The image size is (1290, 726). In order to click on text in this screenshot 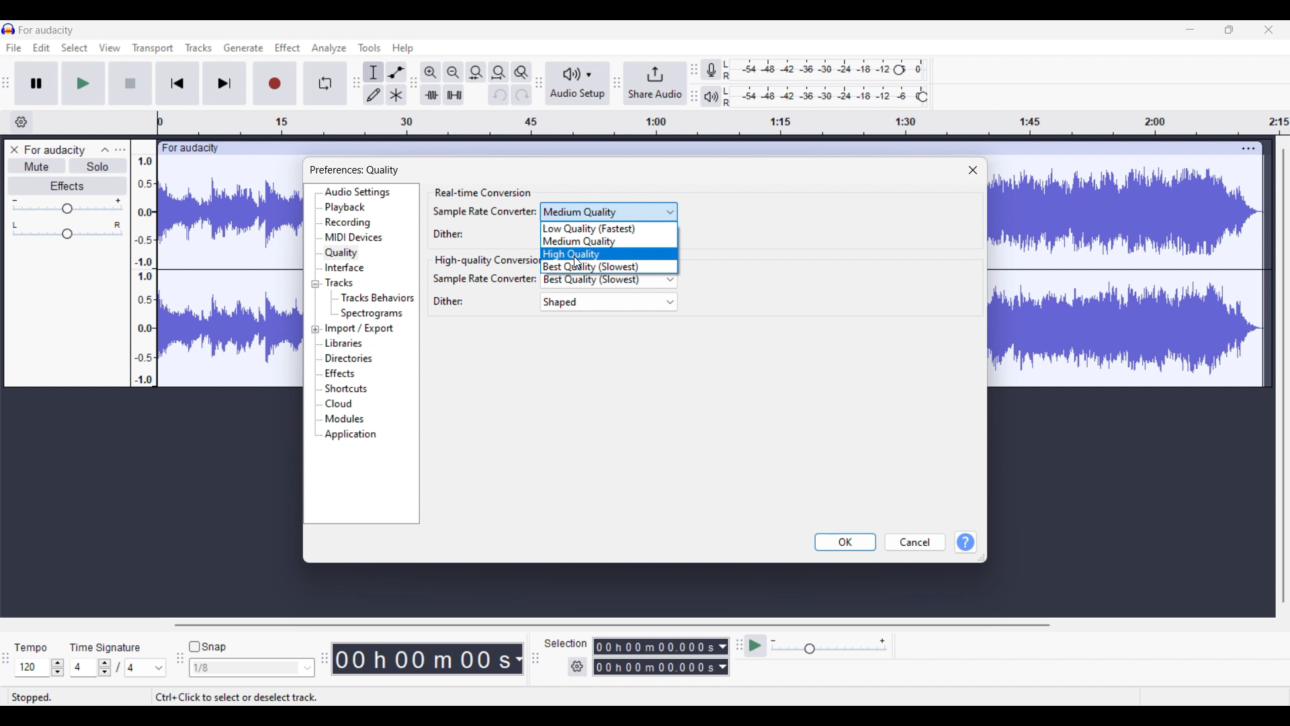, I will do `click(450, 301)`.